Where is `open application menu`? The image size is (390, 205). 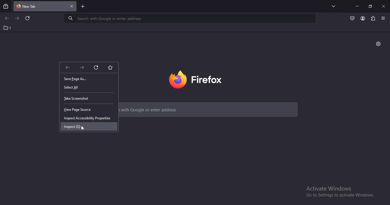 open application menu is located at coordinates (384, 18).